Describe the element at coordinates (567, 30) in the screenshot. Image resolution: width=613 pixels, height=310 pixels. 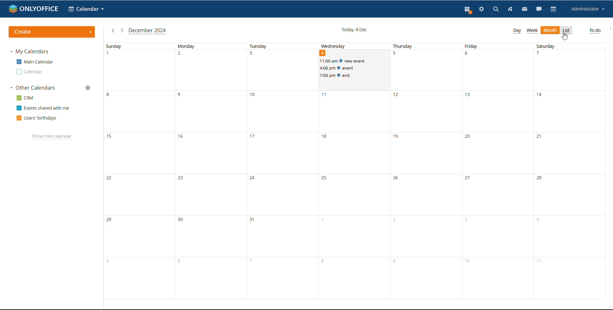
I see `list view` at that location.